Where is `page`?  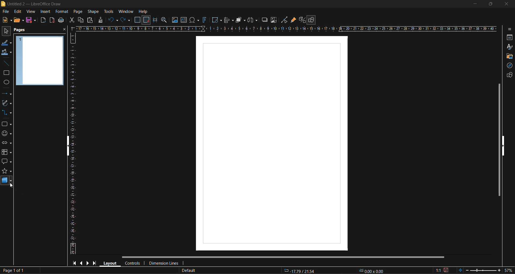 page is located at coordinates (78, 11).